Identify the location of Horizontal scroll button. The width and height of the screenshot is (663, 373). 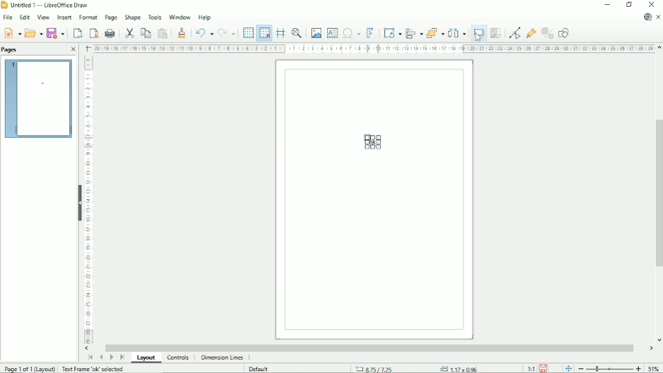
(87, 349).